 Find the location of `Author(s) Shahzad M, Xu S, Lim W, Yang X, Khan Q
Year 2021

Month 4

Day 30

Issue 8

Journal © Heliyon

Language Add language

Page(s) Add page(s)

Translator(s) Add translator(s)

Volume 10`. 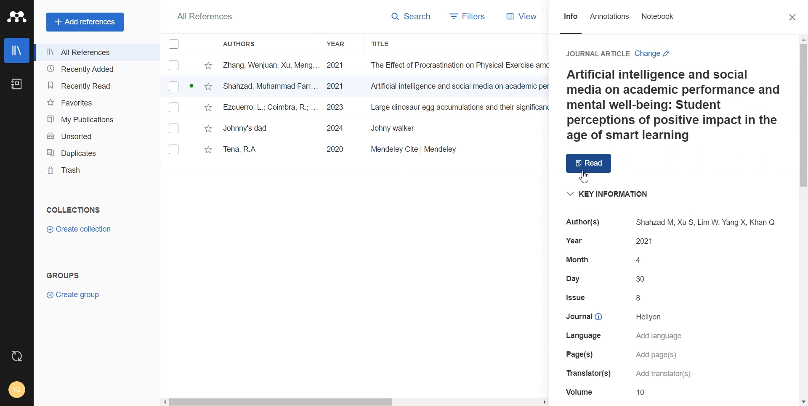

Author(s) Shahzad M, Xu S, Lim W, Yang X, Khan Q
Year 2021

Month 4

Day 30

Issue 8

Journal © Heliyon

Language Add language

Page(s) Add page(s)

Translator(s) Add translator(s)

Volume 10 is located at coordinates (672, 307).